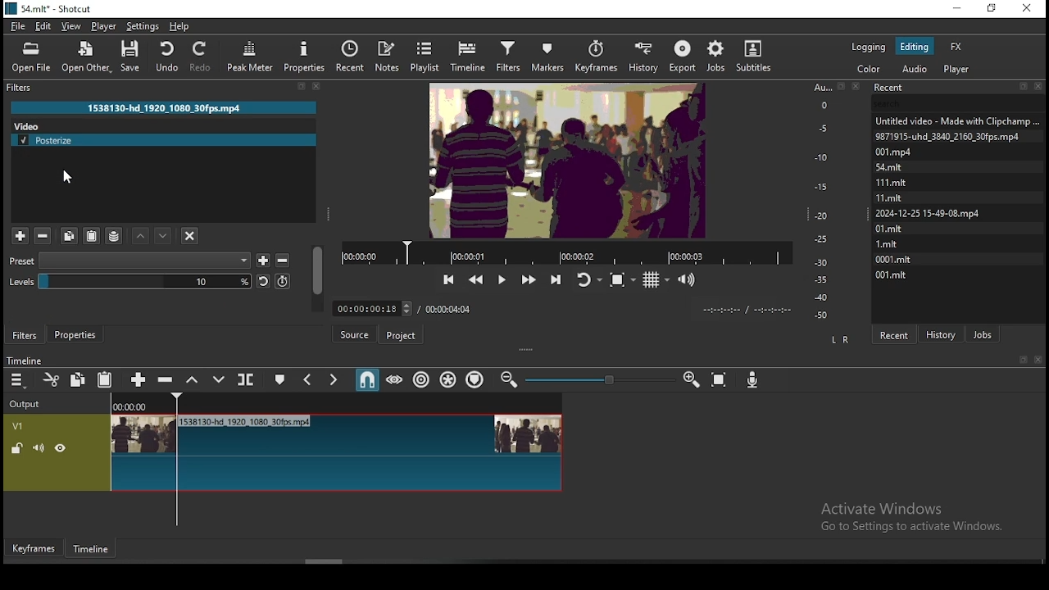 This screenshot has height=590, width=1049. What do you see at coordinates (916, 71) in the screenshot?
I see `audio` at bounding box center [916, 71].